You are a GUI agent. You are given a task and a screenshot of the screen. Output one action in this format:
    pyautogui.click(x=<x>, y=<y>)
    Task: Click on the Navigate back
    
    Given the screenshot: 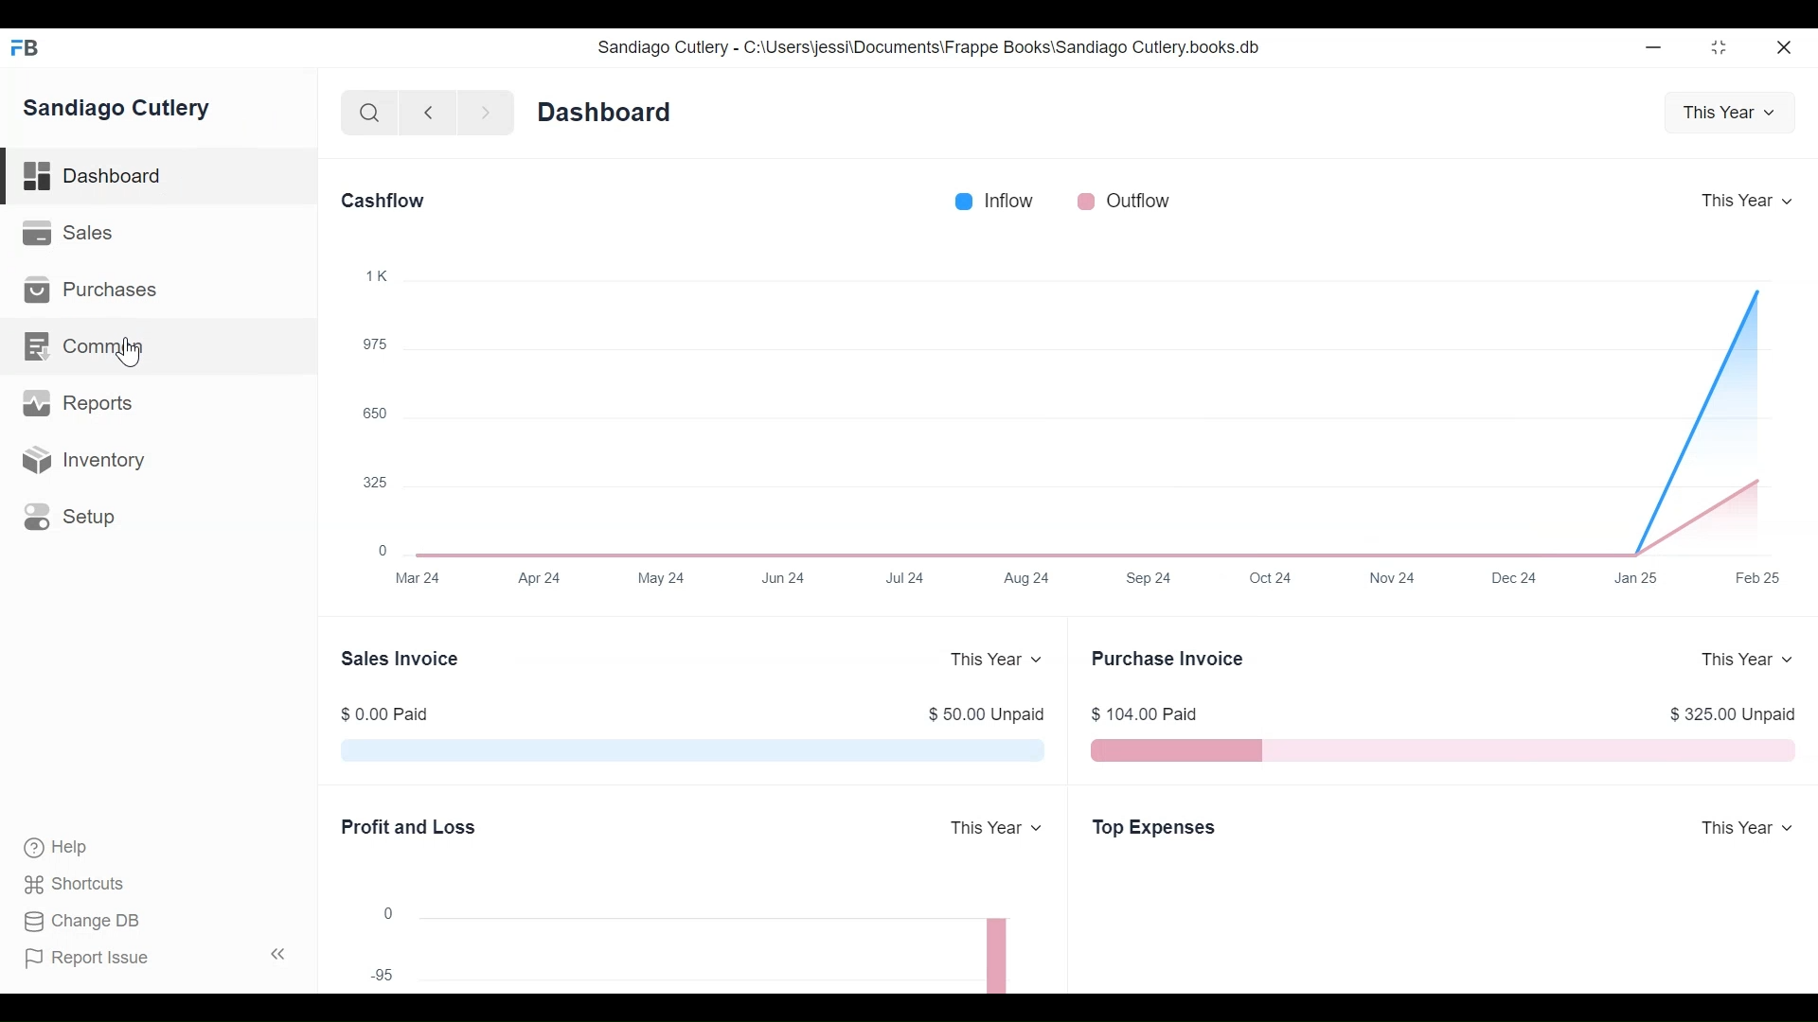 What is the action you would take?
    pyautogui.click(x=426, y=114)
    